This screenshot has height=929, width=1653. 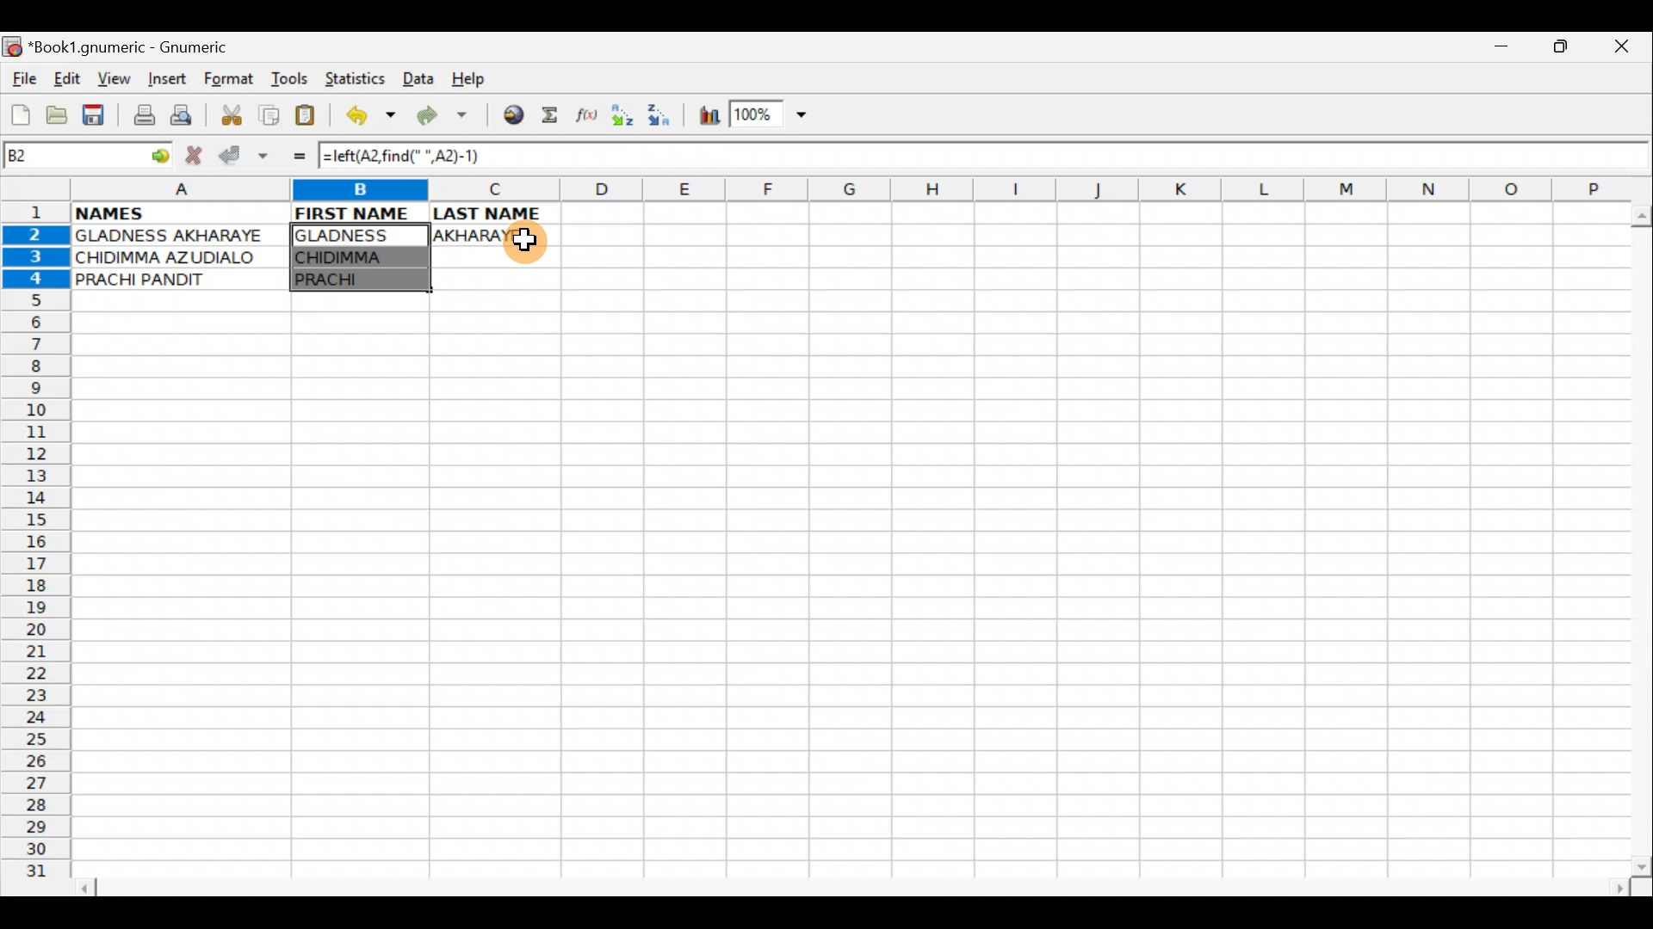 What do you see at coordinates (66, 78) in the screenshot?
I see `Edit` at bounding box center [66, 78].